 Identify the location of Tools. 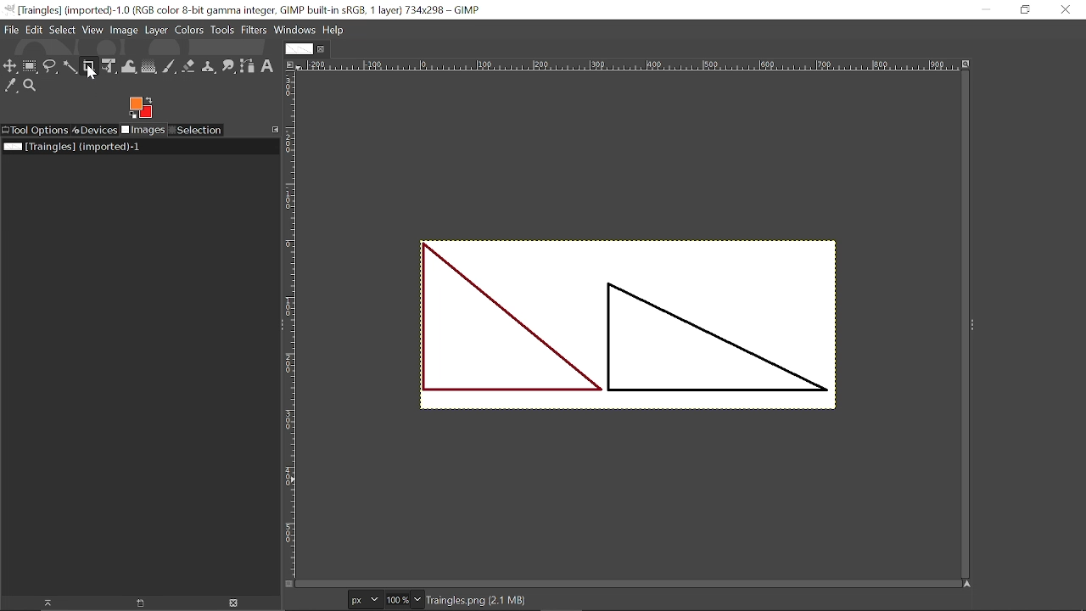
(222, 31).